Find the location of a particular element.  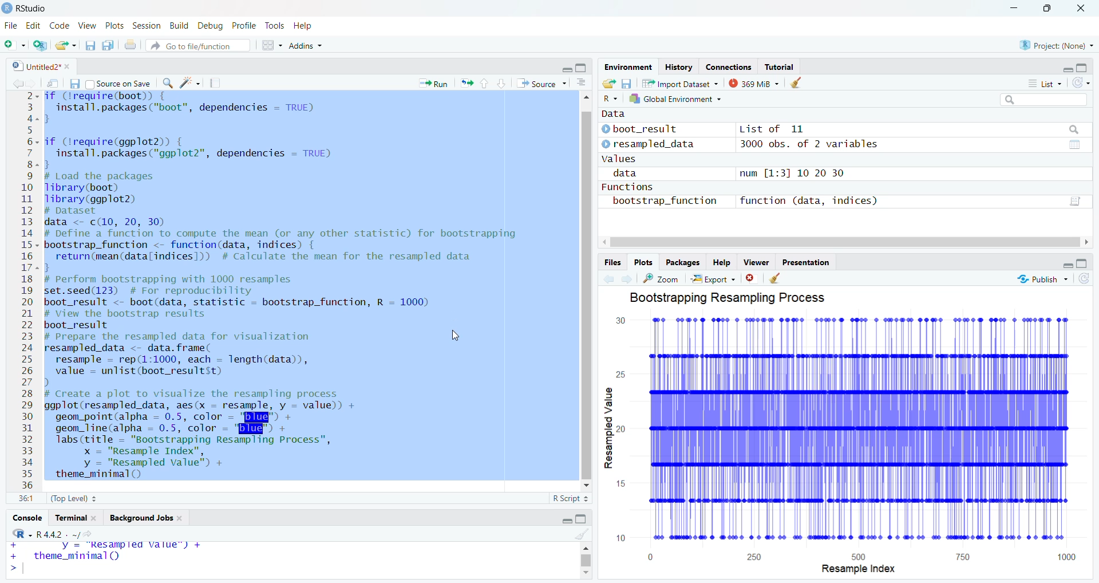

show in new window is located at coordinates (54, 84).